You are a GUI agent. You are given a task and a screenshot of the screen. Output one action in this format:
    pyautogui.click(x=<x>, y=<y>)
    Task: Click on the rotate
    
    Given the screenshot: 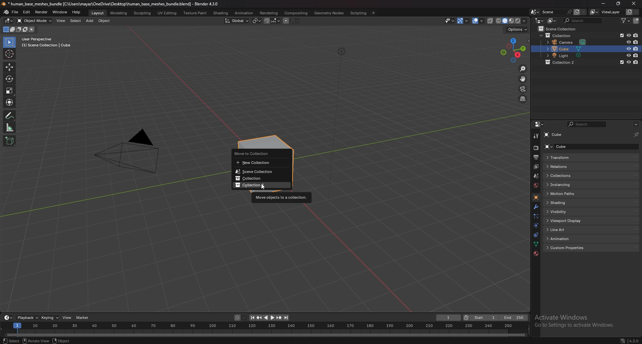 What is the action you would take?
    pyautogui.click(x=10, y=78)
    